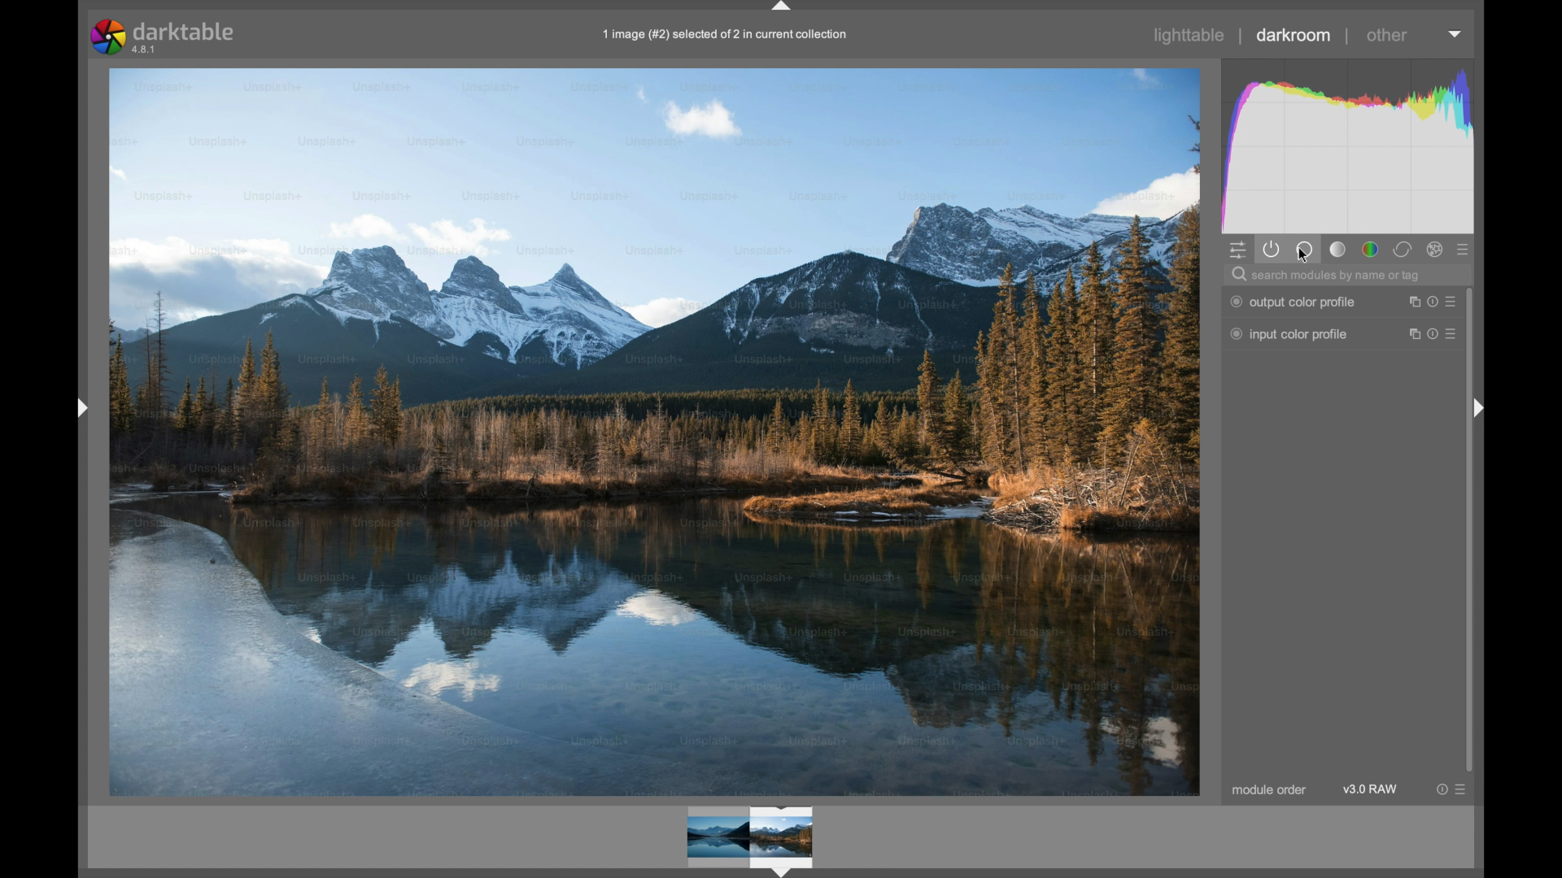 This screenshot has height=878, width=1562. What do you see at coordinates (1302, 259) in the screenshot?
I see `Cursor` at bounding box center [1302, 259].